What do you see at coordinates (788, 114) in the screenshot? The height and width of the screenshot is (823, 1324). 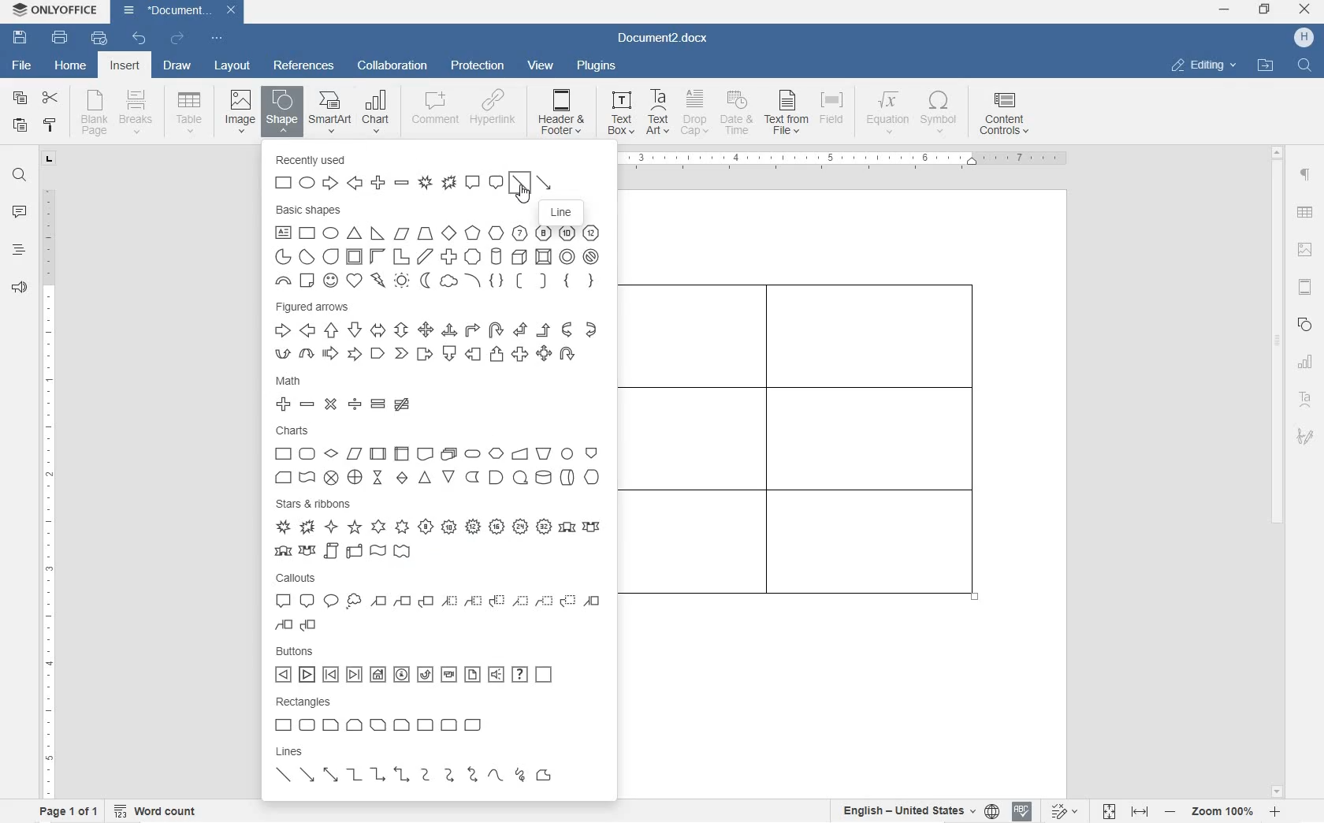 I see `TEXT FROM FILE` at bounding box center [788, 114].